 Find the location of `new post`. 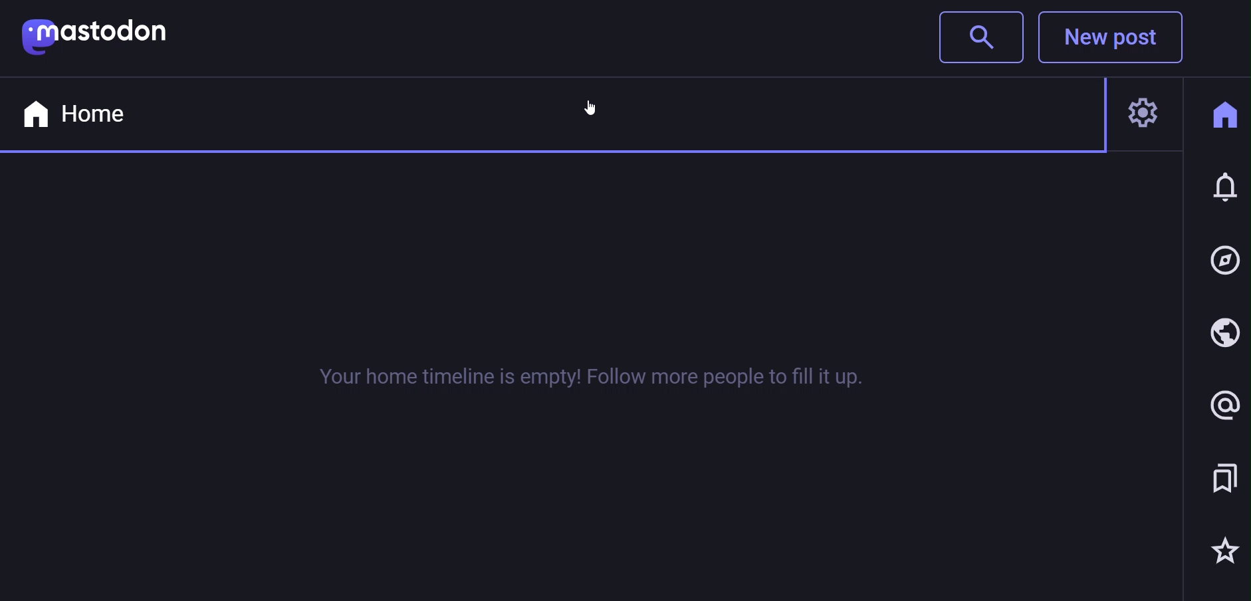

new post is located at coordinates (1117, 39).